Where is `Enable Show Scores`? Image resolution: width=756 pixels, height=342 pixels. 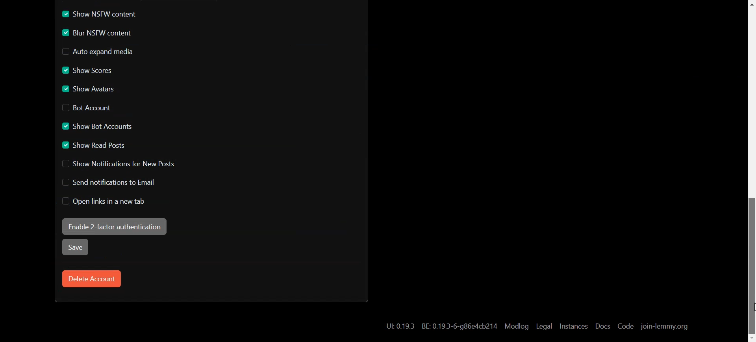
Enable Show Scores is located at coordinates (87, 70).